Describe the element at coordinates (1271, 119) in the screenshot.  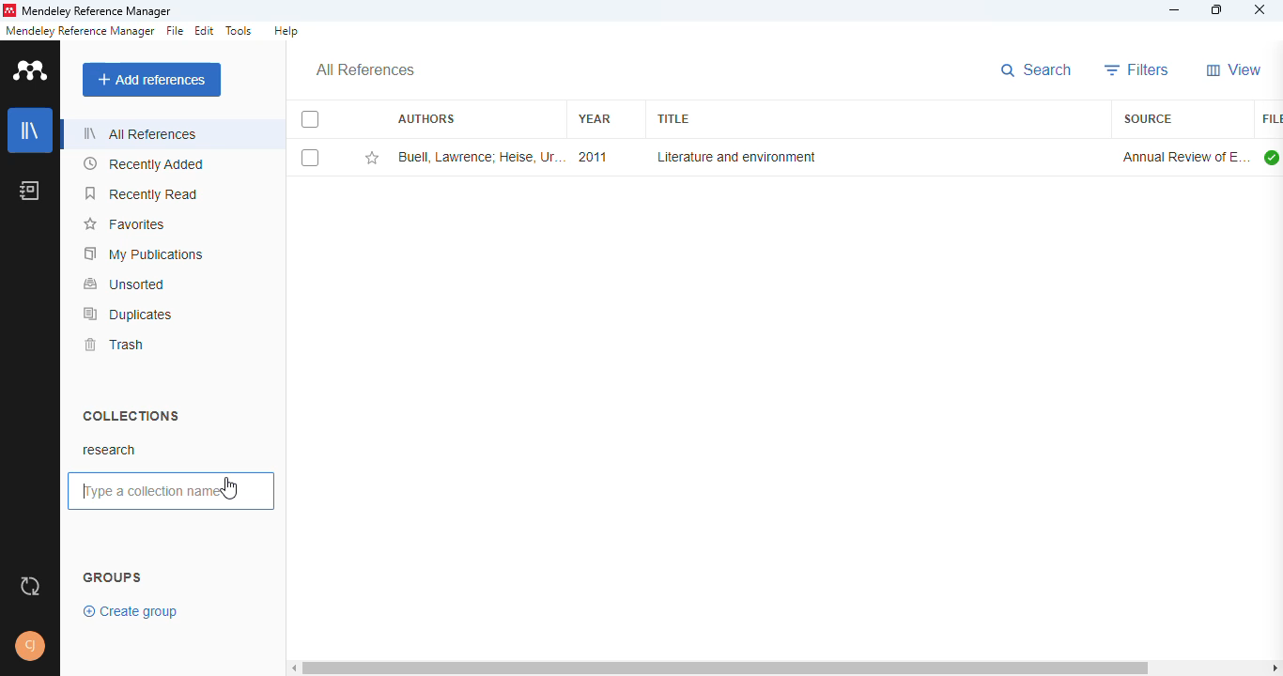
I see `file` at that location.